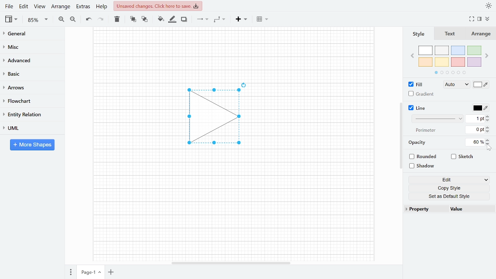  What do you see at coordinates (442, 62) in the screenshot?
I see `yellow` at bounding box center [442, 62].